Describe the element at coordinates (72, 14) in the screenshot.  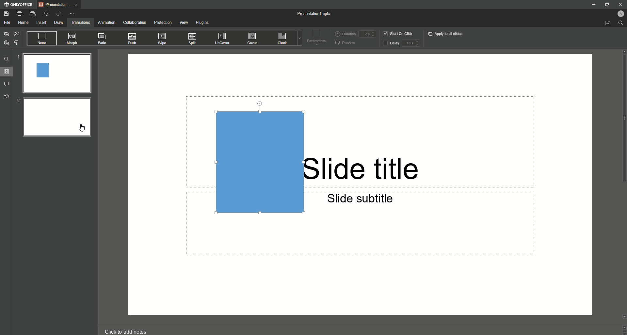
I see `More Options` at that location.